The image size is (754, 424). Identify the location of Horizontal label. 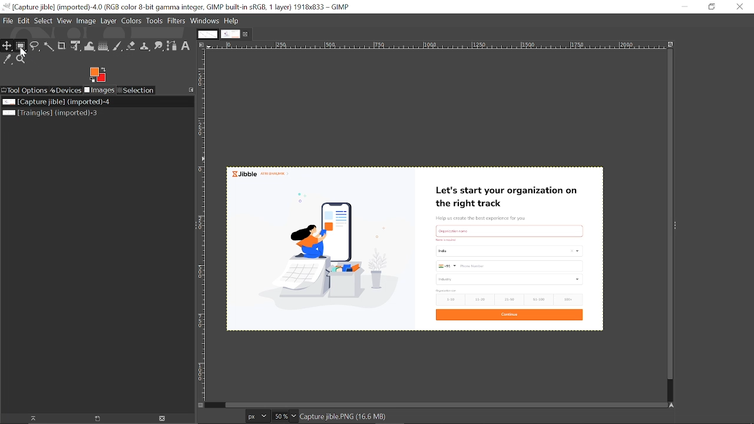
(381, 45).